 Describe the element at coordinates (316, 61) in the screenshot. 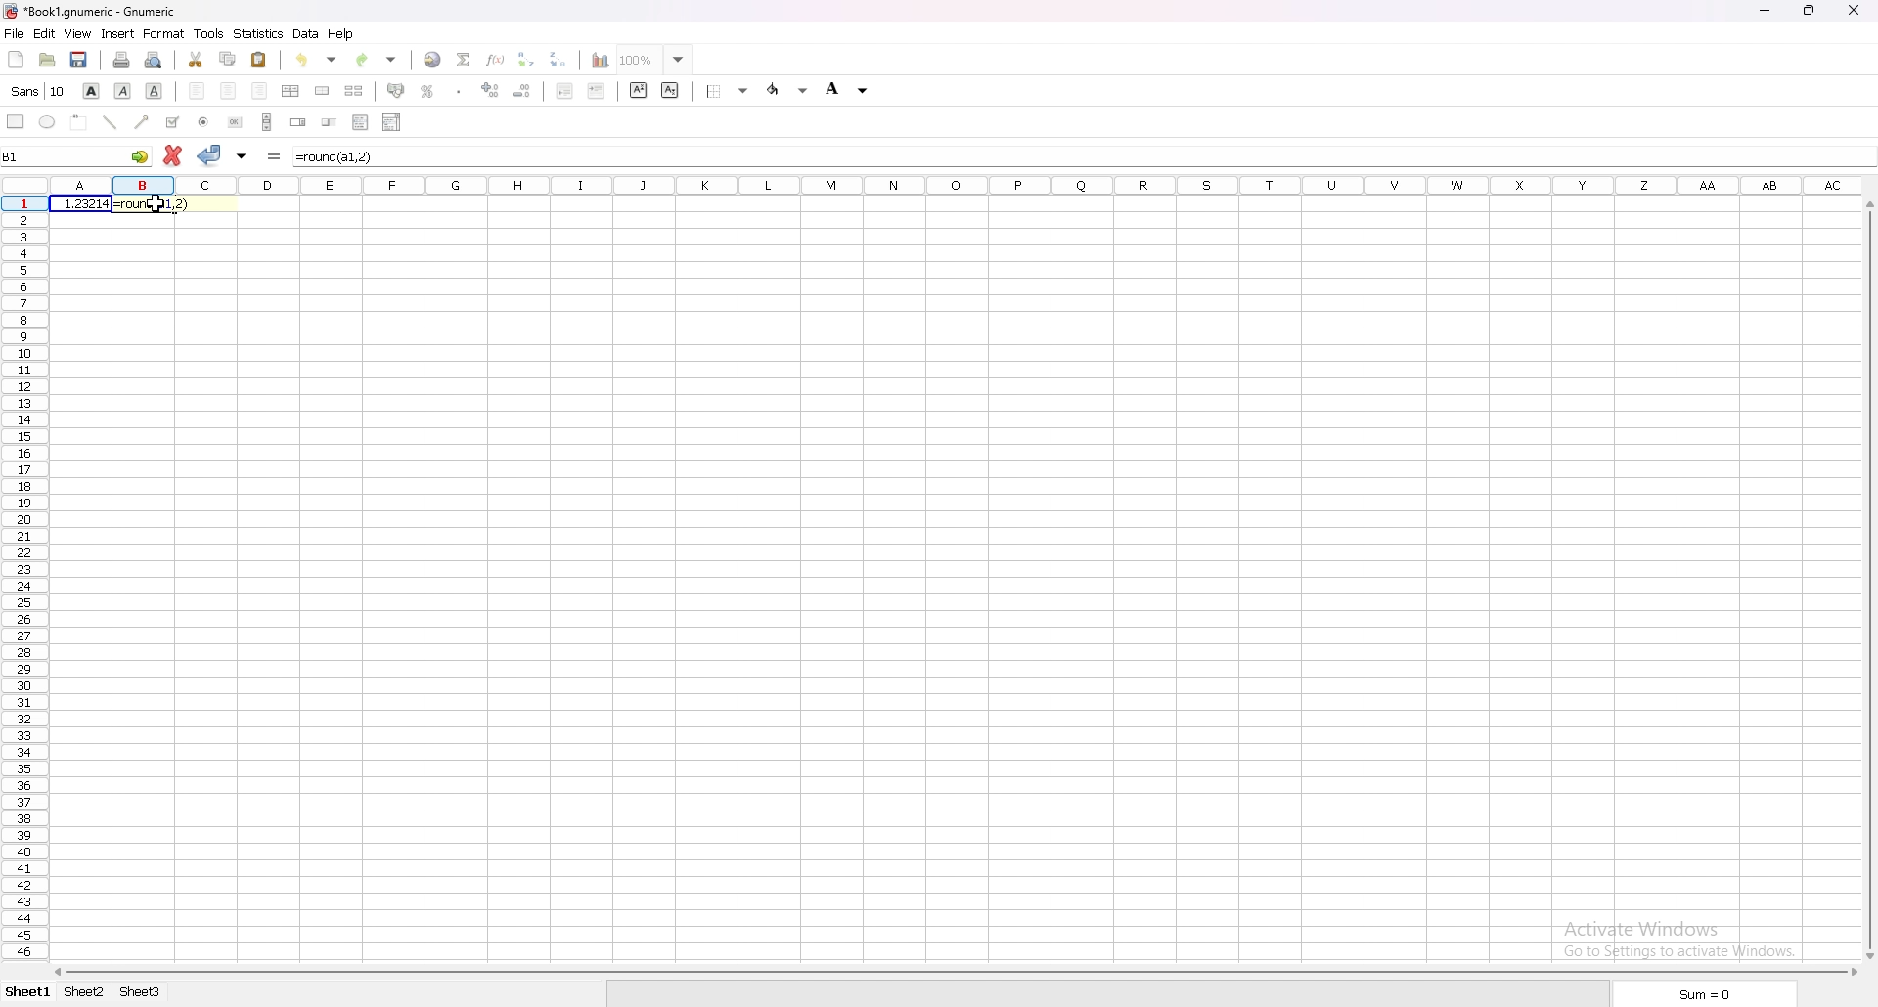

I see `undo` at that location.